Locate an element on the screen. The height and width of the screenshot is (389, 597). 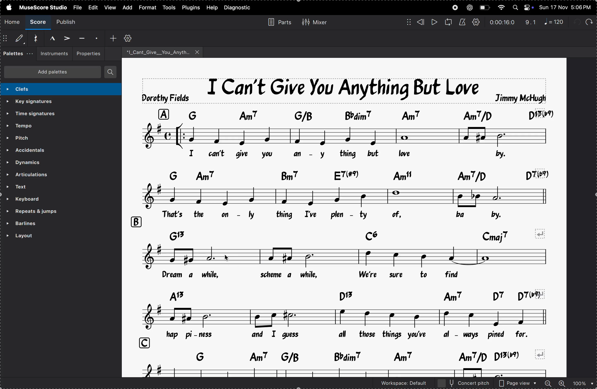
battery is located at coordinates (484, 8).